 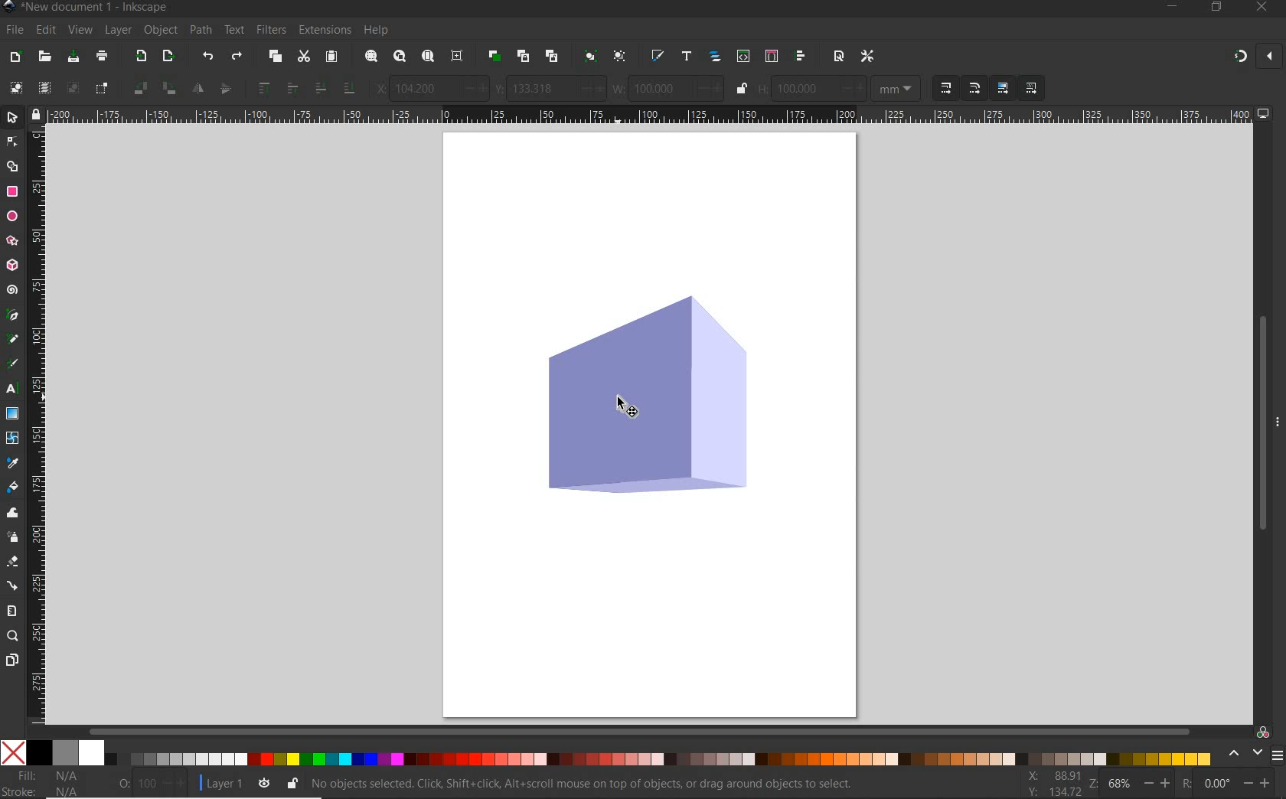 What do you see at coordinates (13, 584) in the screenshot?
I see `CONNECTOR TOOL` at bounding box center [13, 584].